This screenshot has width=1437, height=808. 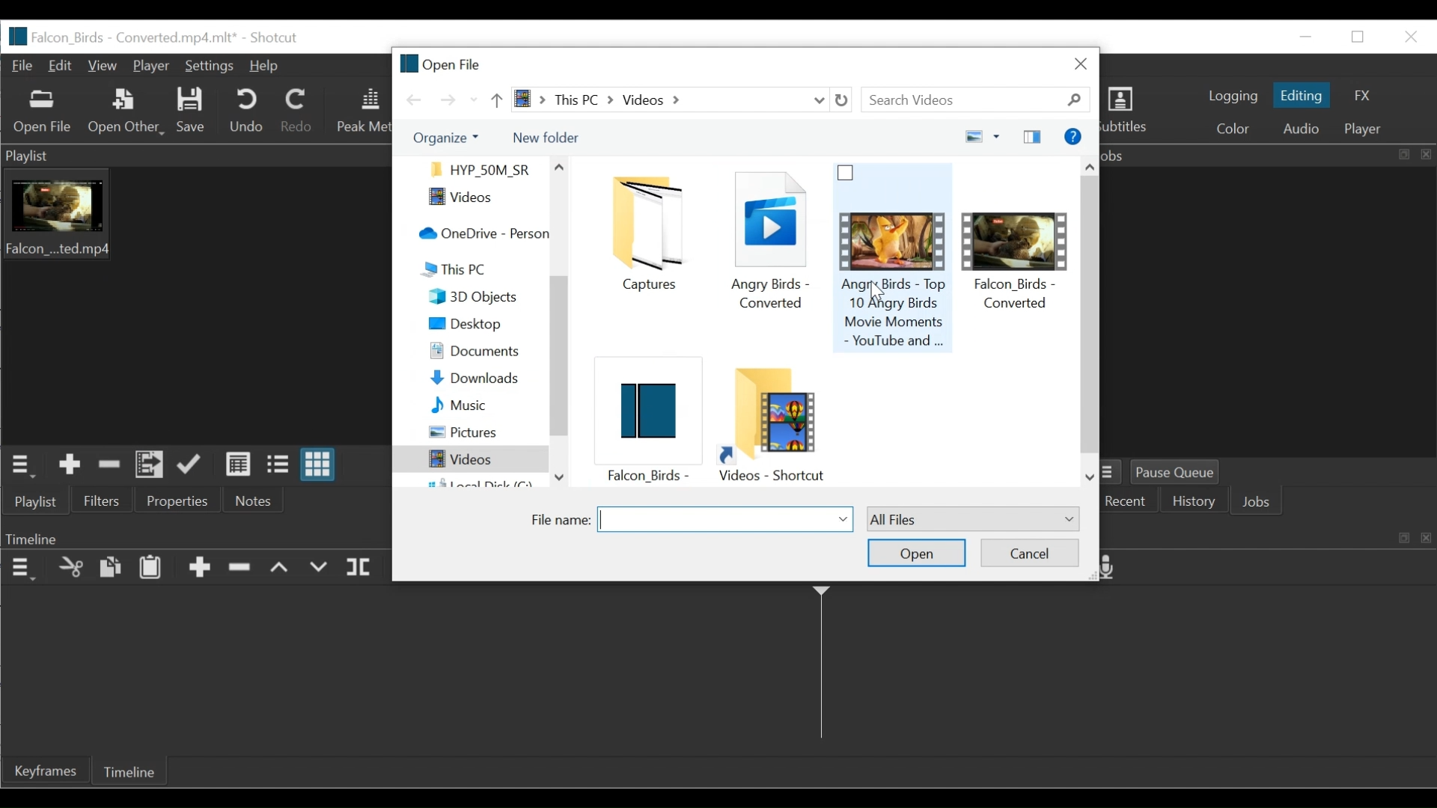 I want to click on Music, so click(x=474, y=403).